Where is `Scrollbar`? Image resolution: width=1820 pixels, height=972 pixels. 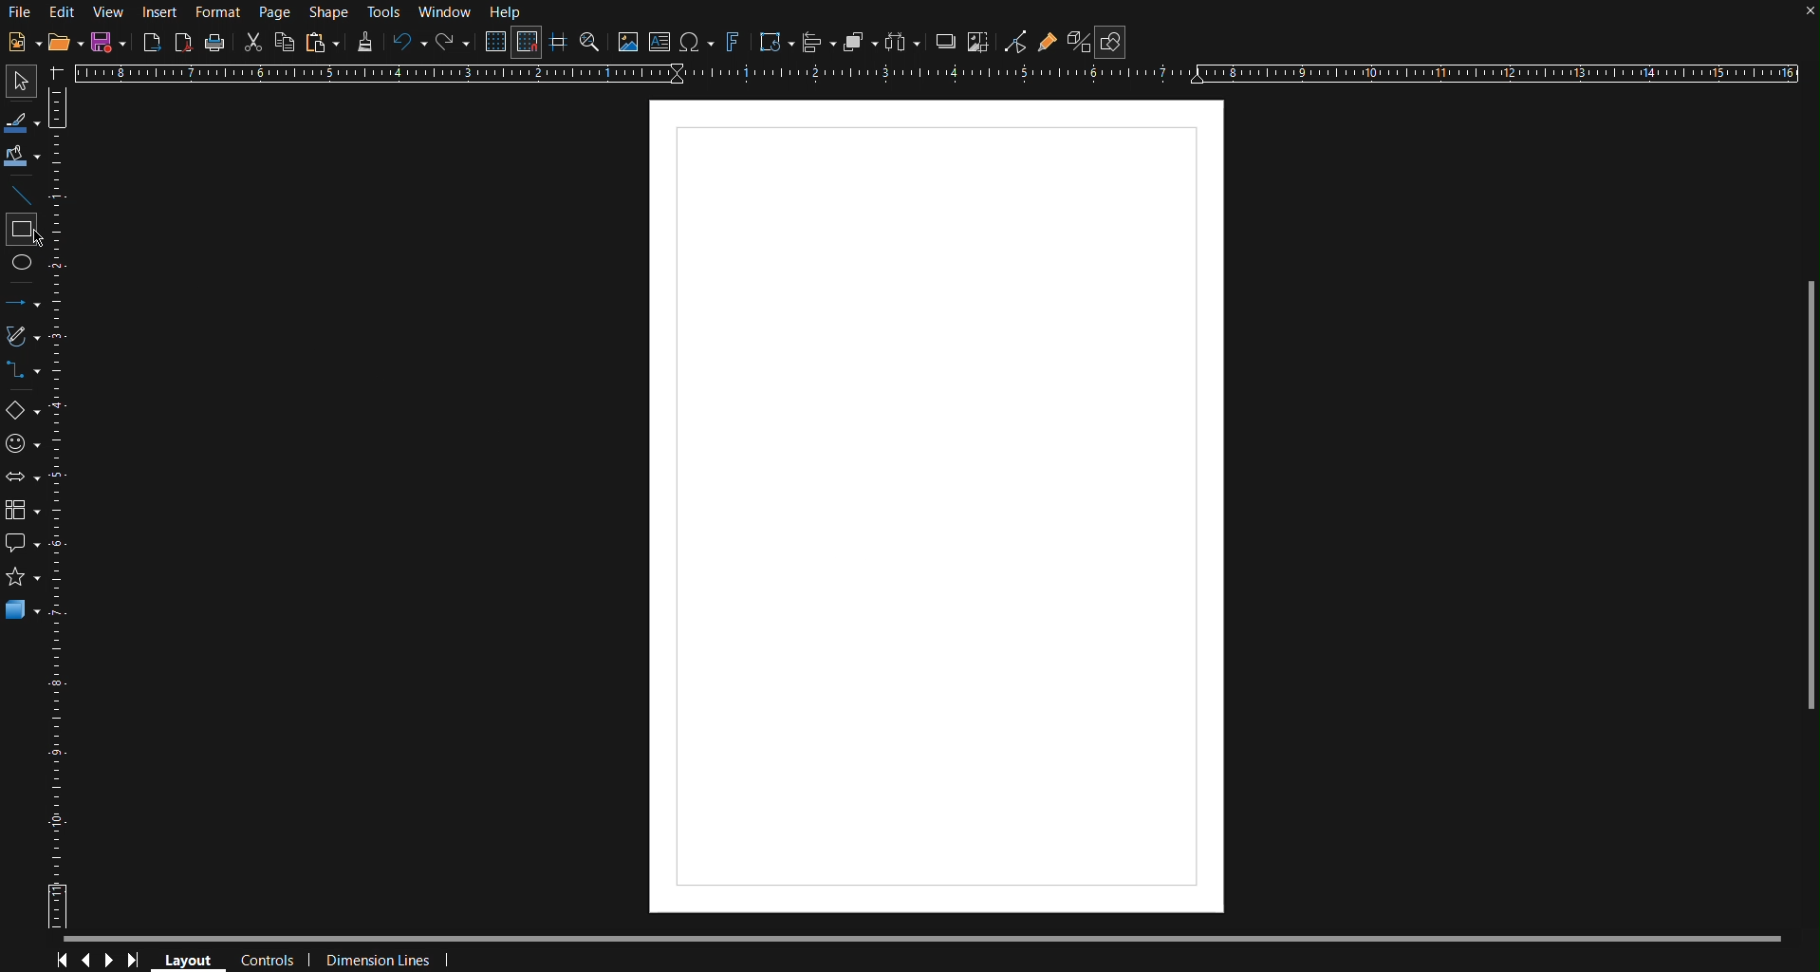 Scrollbar is located at coordinates (1809, 505).